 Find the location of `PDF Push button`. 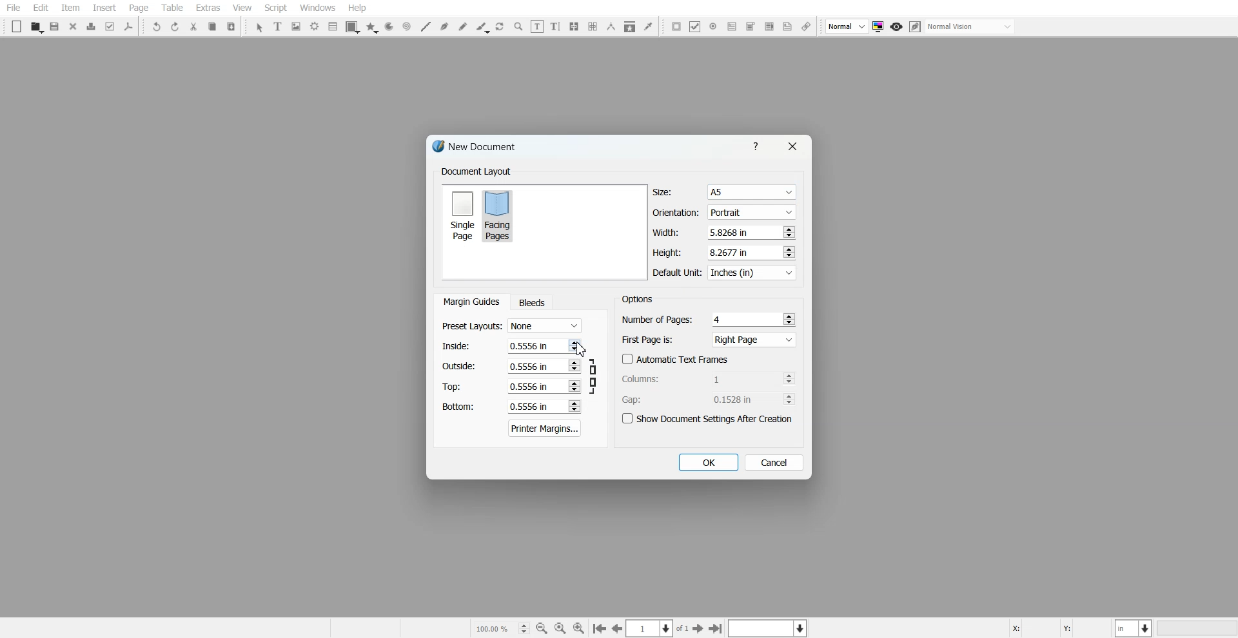

PDF Push button is located at coordinates (676, 26).